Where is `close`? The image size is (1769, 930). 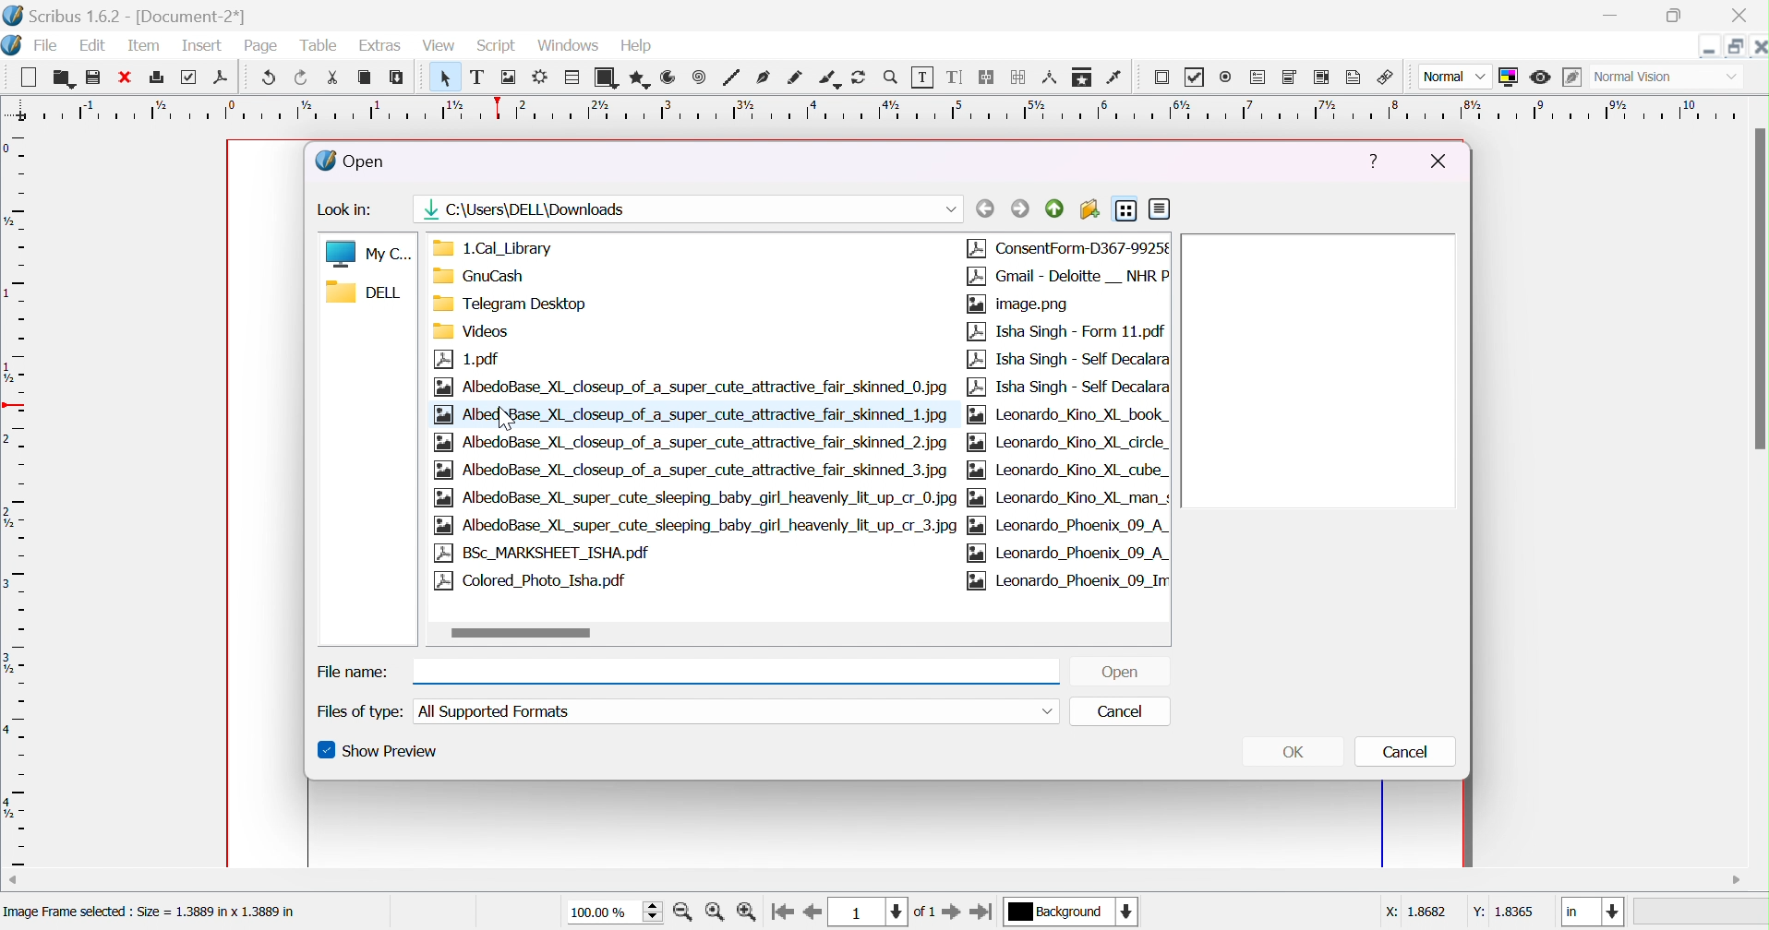
close is located at coordinates (123, 77).